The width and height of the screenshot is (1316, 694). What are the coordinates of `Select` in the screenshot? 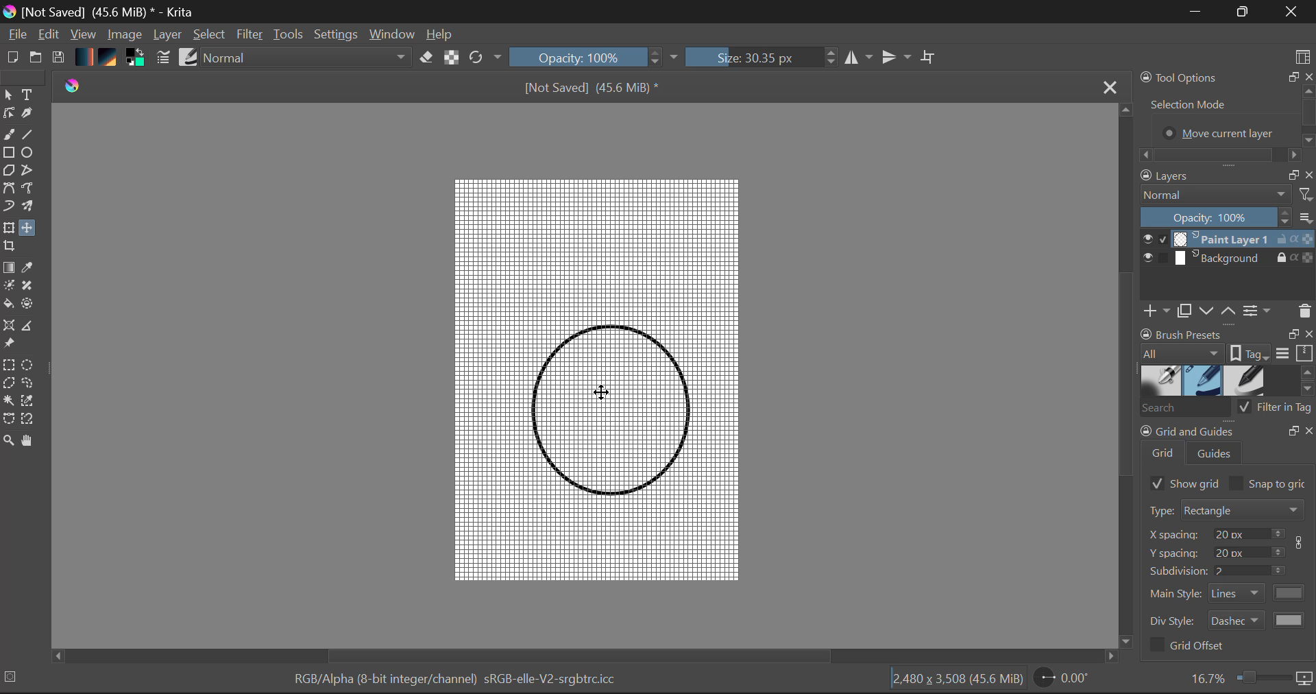 It's located at (9, 95).